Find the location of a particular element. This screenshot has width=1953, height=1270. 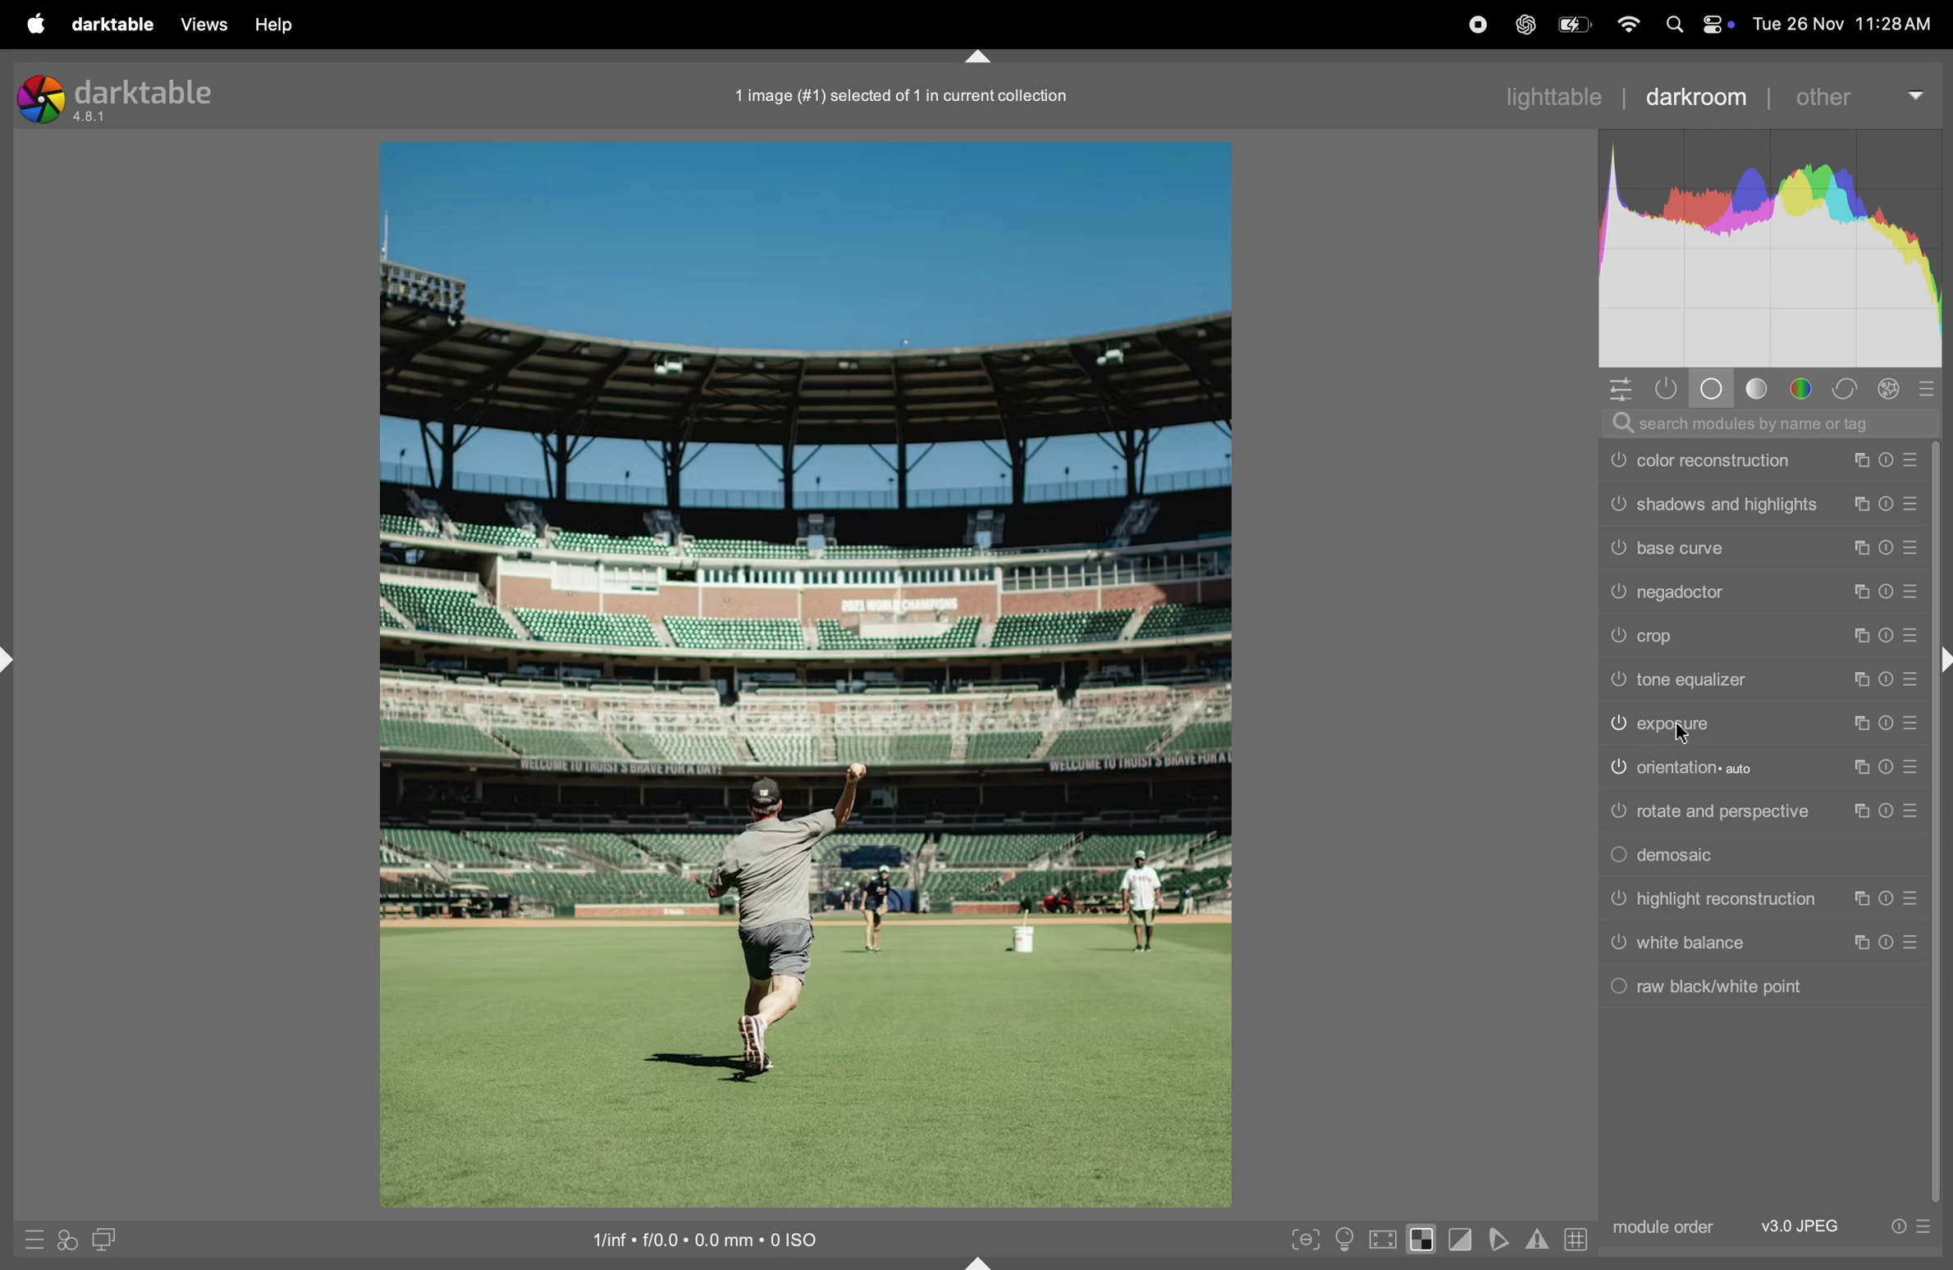

copy is located at coordinates (1859, 680).